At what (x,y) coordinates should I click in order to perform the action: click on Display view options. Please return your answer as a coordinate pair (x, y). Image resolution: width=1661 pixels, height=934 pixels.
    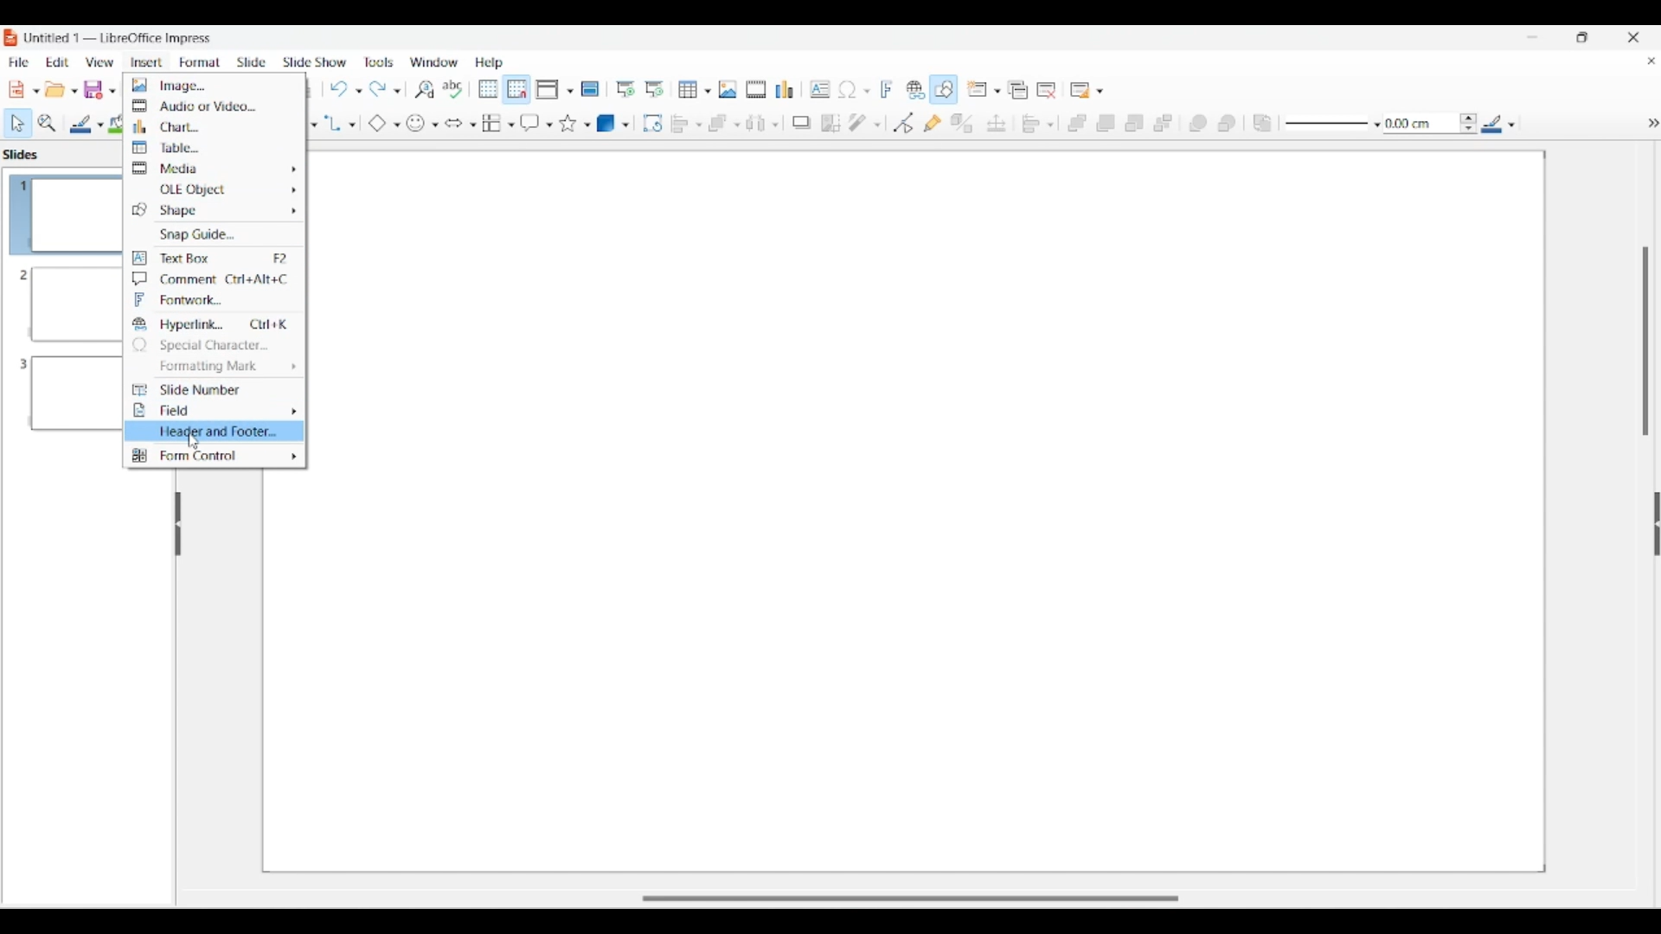
    Looking at the image, I should click on (555, 89).